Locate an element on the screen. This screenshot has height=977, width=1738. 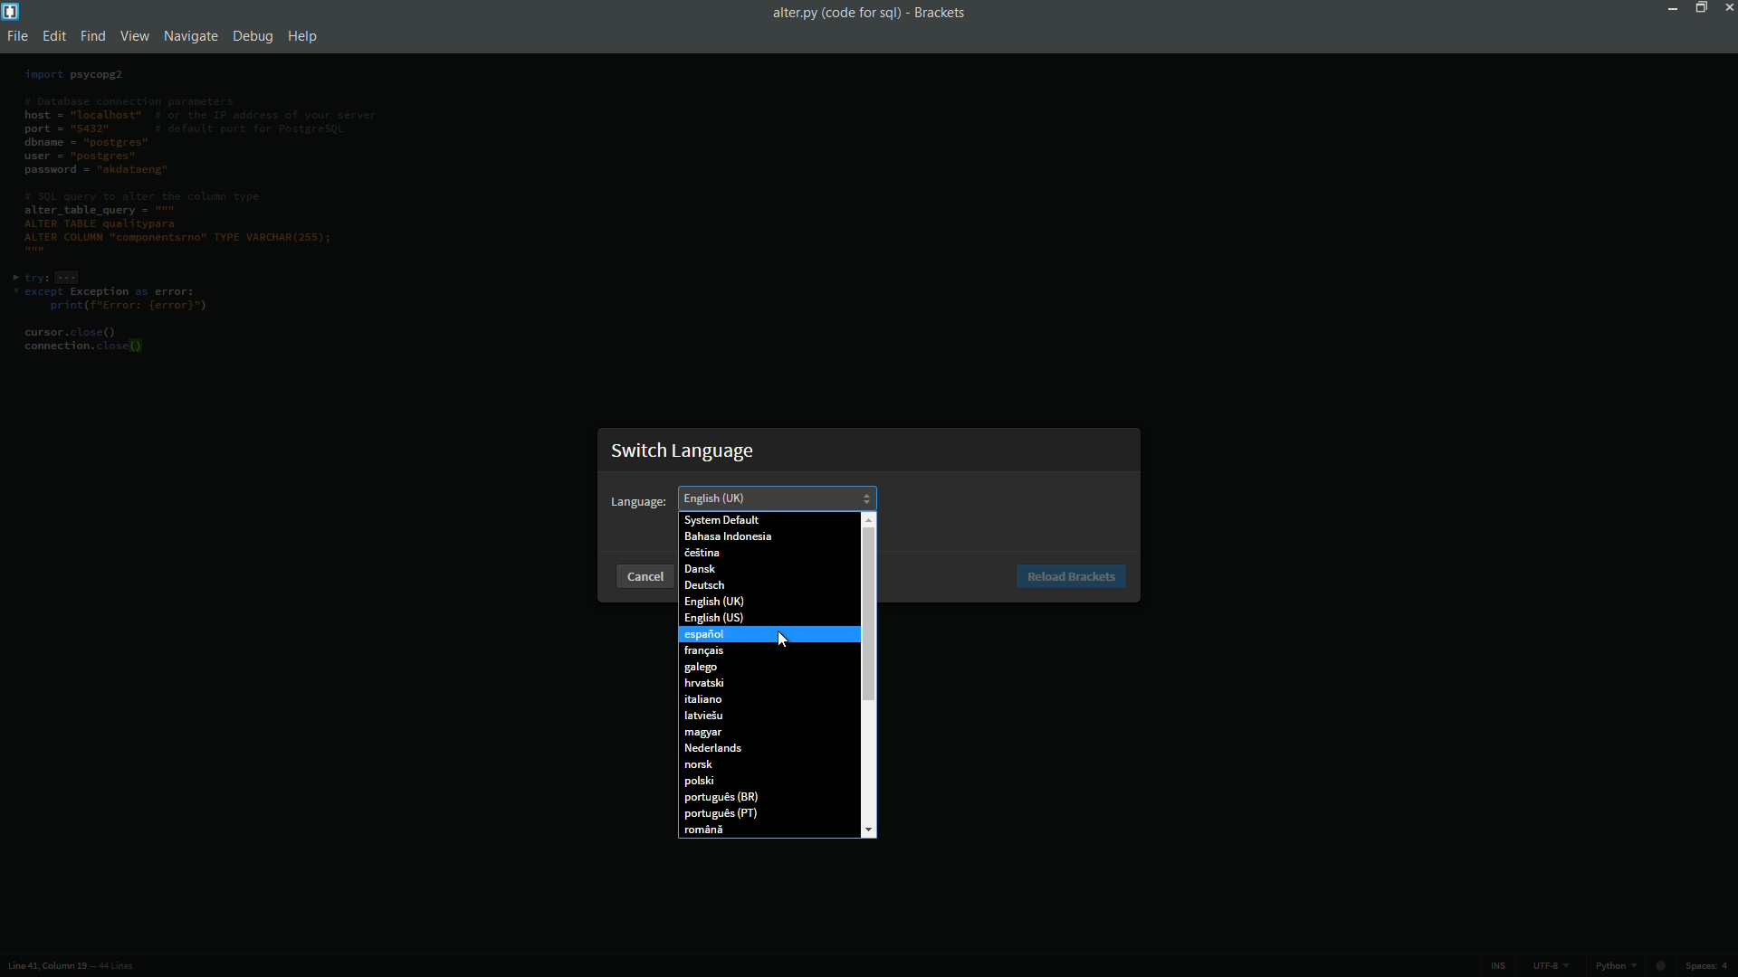
latviesu is located at coordinates (769, 716).